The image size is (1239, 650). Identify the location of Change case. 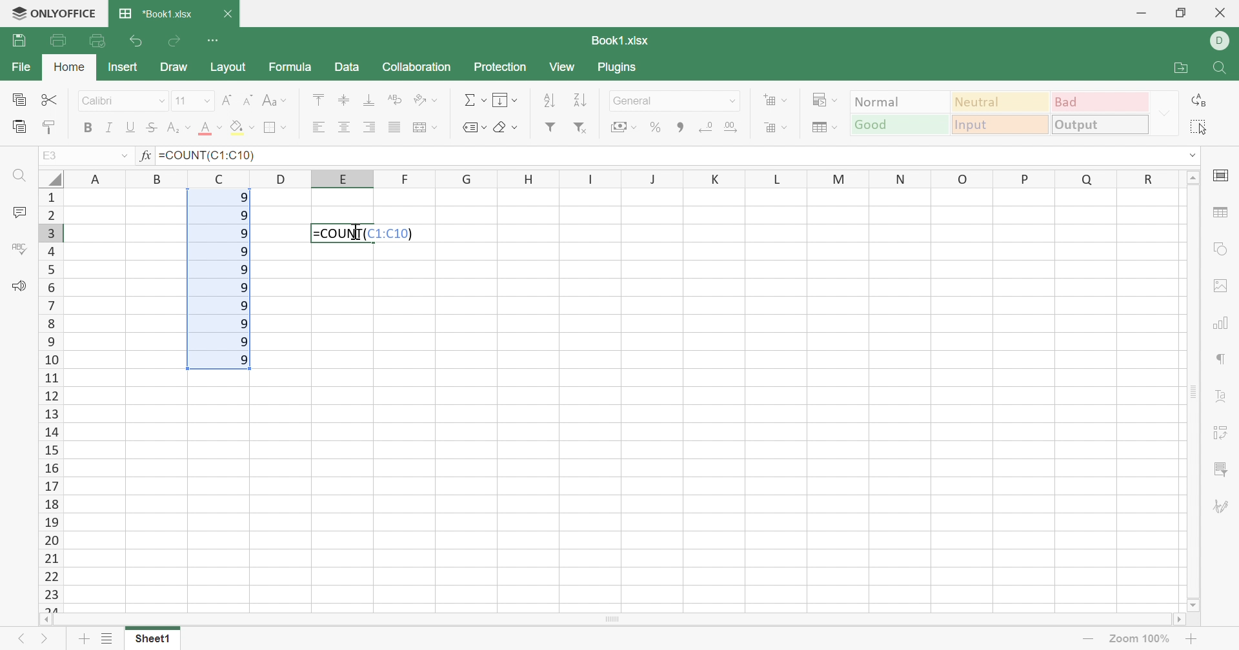
(276, 101).